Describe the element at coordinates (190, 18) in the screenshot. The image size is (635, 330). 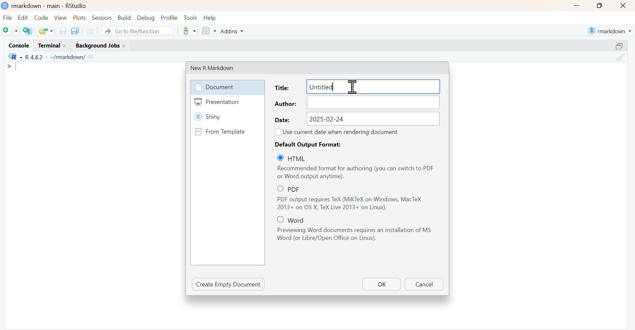
I see `Tools` at that location.